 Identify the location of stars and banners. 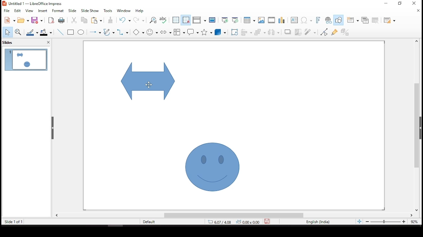
(206, 32).